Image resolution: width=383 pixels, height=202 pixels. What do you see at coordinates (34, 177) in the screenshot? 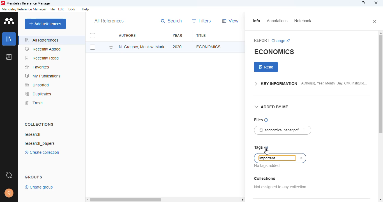
I see `groups` at bounding box center [34, 177].